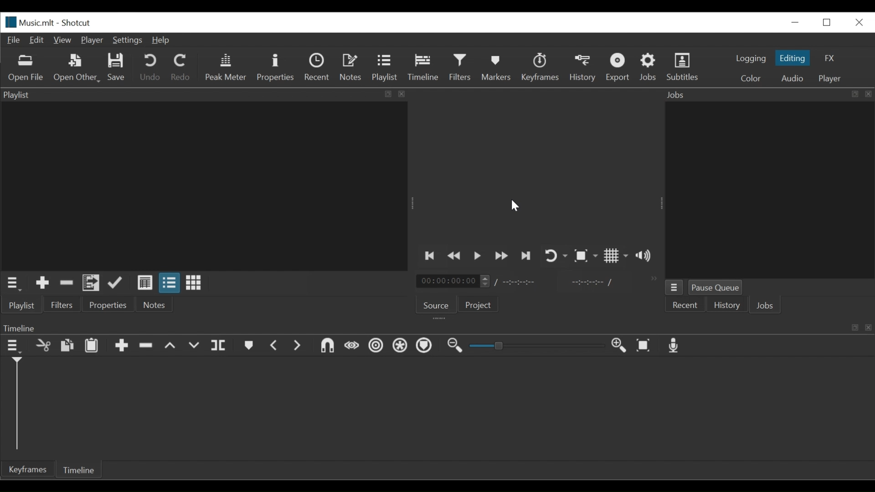 The width and height of the screenshot is (875, 492). What do you see at coordinates (436, 305) in the screenshot?
I see `Source` at bounding box center [436, 305].